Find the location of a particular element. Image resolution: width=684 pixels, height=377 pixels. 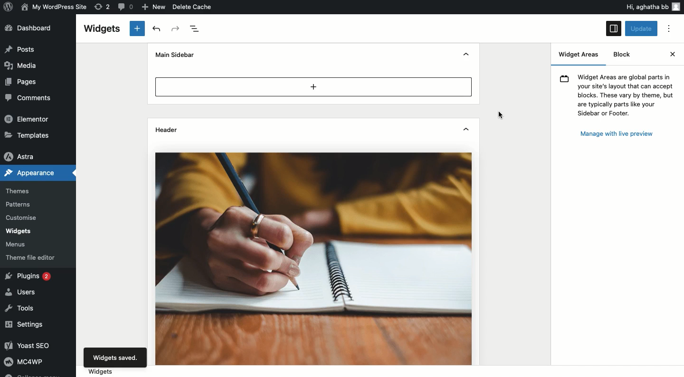

Templates is located at coordinates (28, 134).